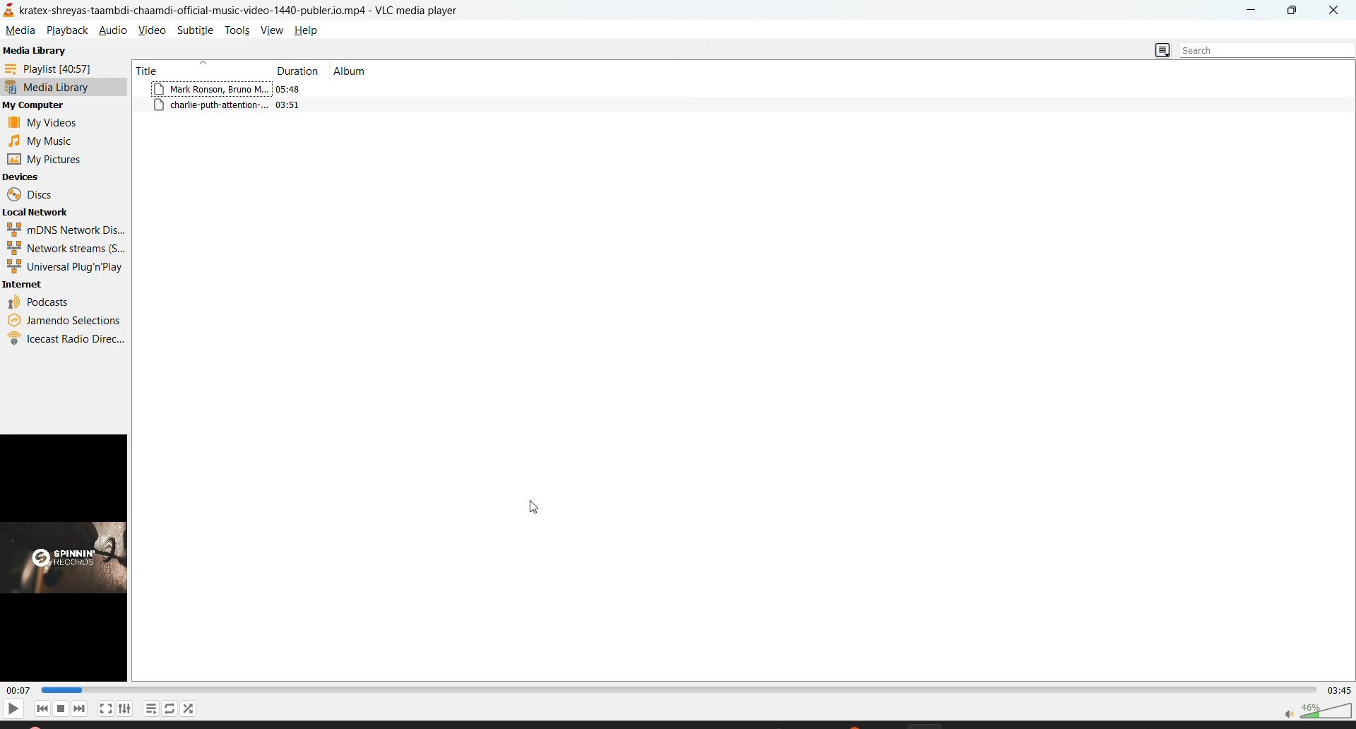  I want to click on settings, so click(124, 709).